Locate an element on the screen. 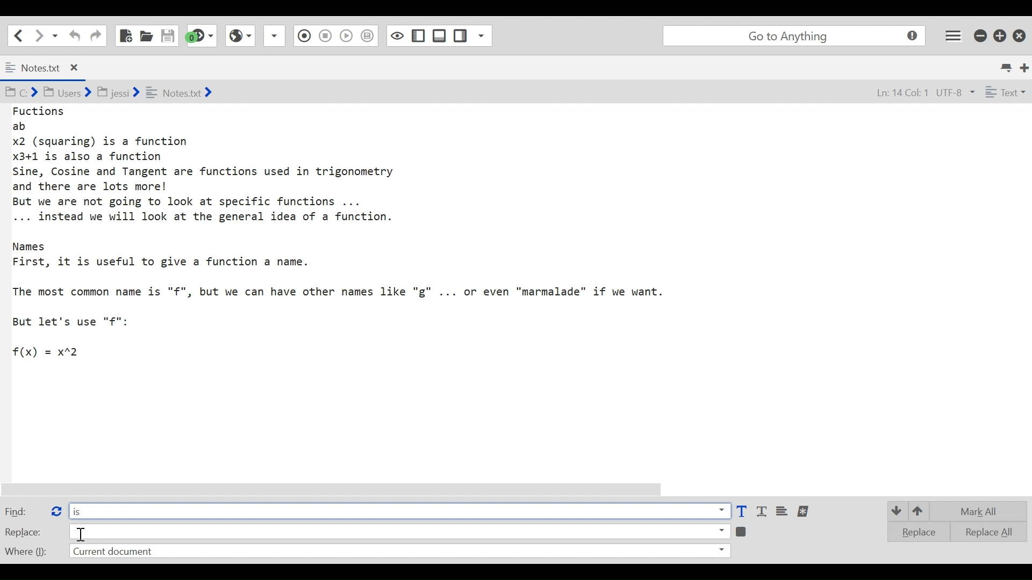 This screenshot has height=580, width=1032. Save Macro to Toolbox as Superscript is located at coordinates (348, 34).